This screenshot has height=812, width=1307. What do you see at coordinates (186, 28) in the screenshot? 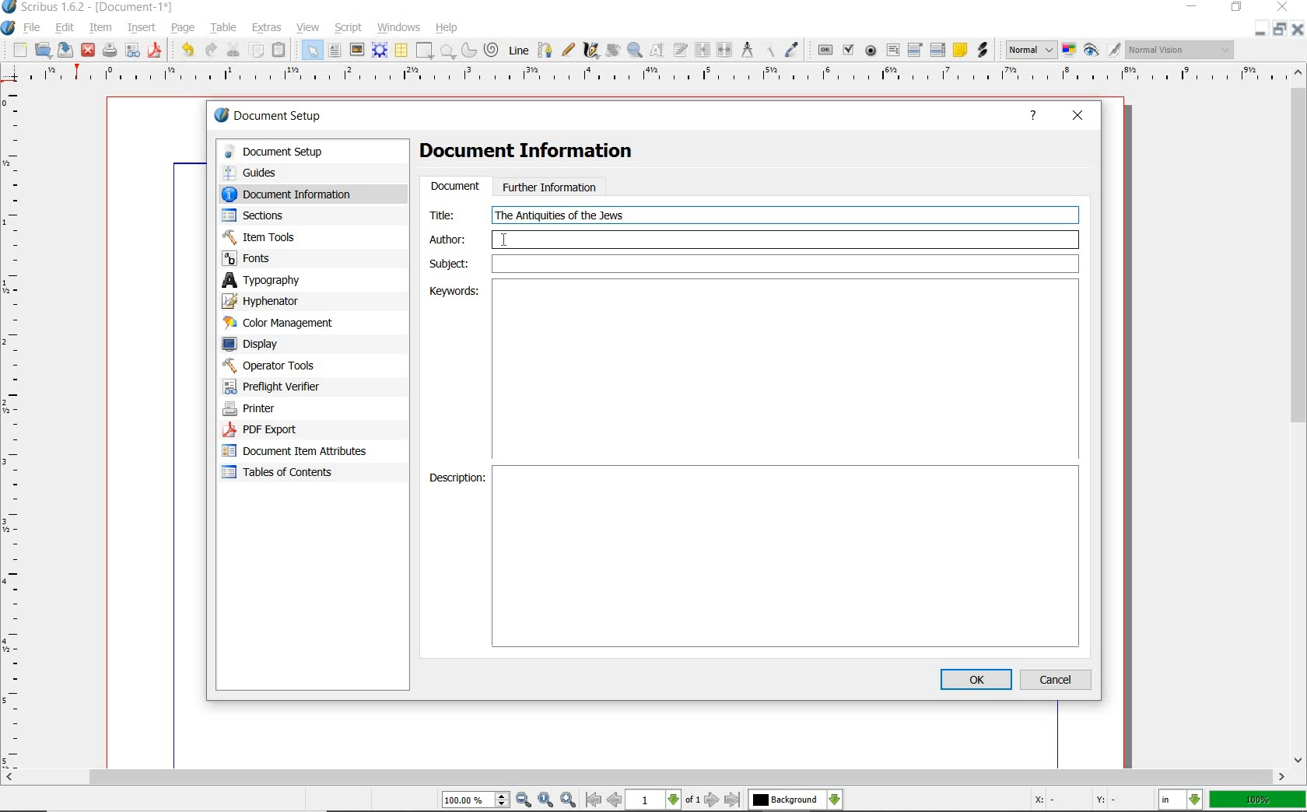
I see `page` at bounding box center [186, 28].